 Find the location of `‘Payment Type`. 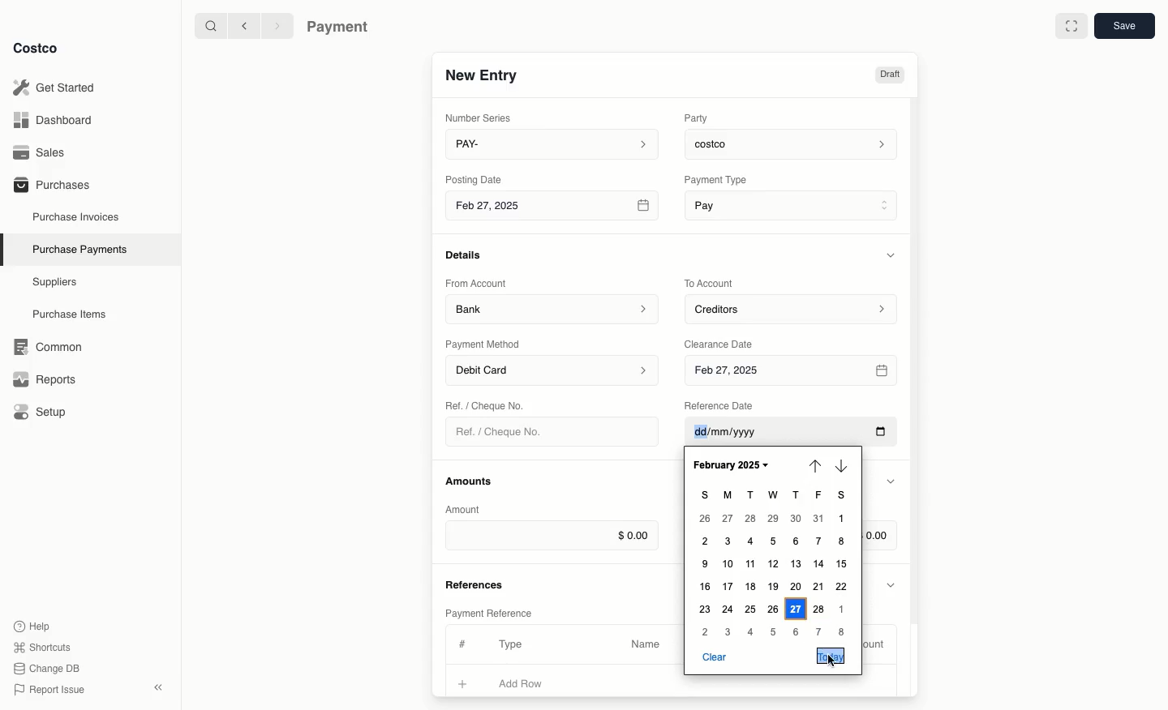

‘Payment Type is located at coordinates (715, 179).